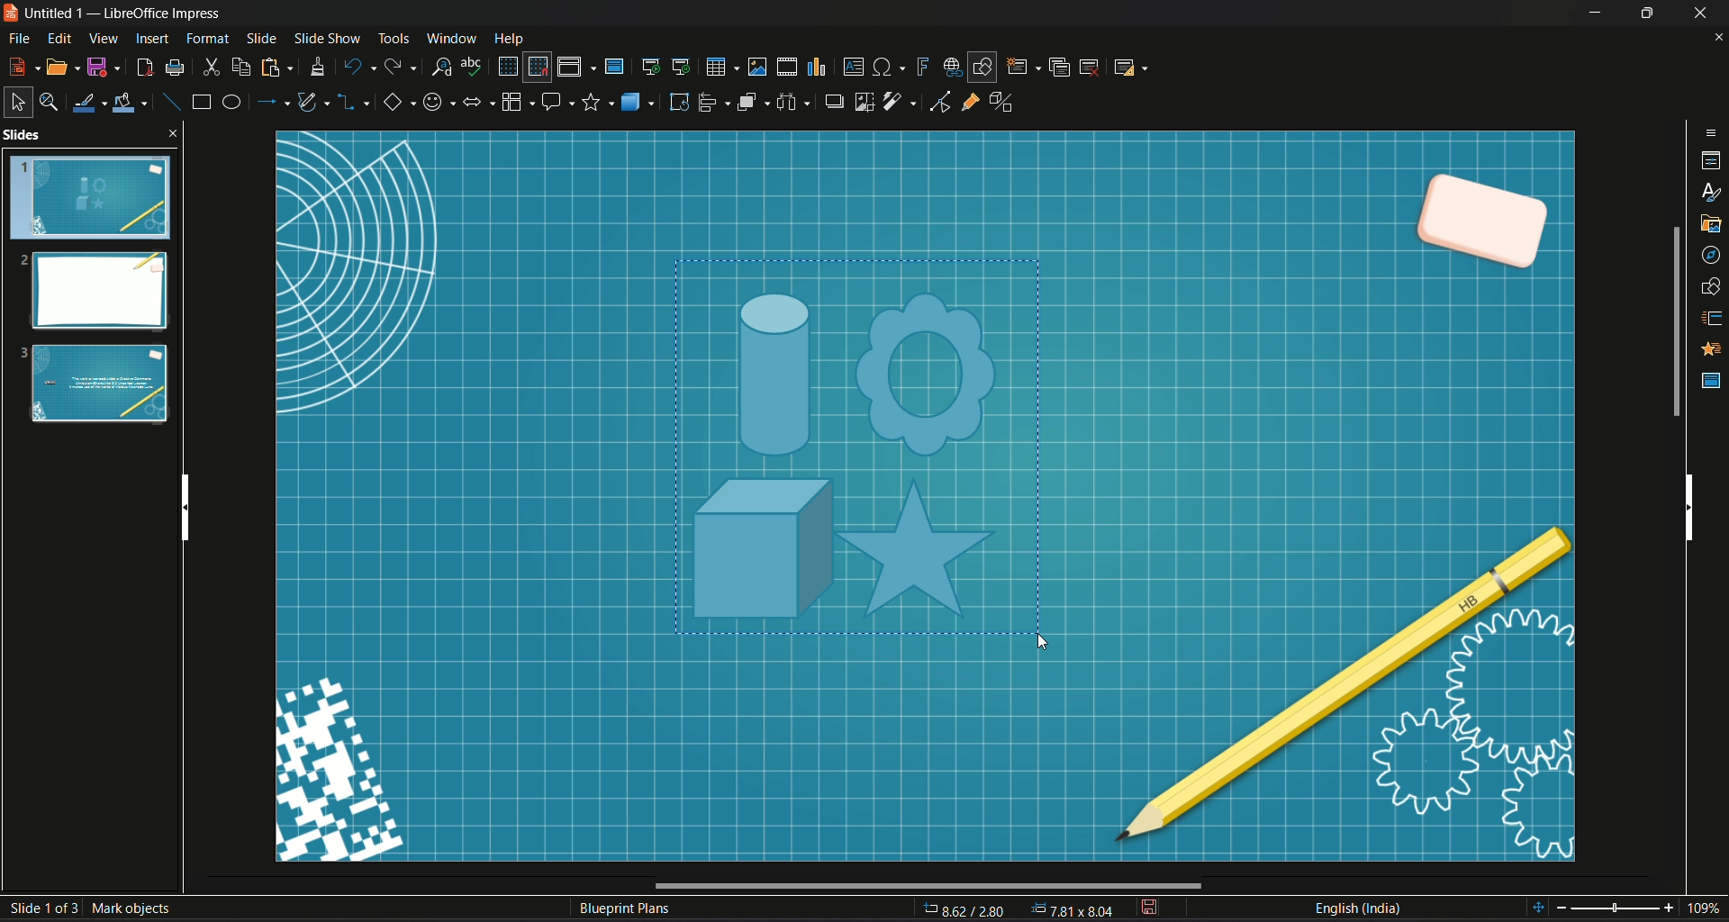 This screenshot has width=1729, height=922. What do you see at coordinates (212, 68) in the screenshot?
I see `cut` at bounding box center [212, 68].